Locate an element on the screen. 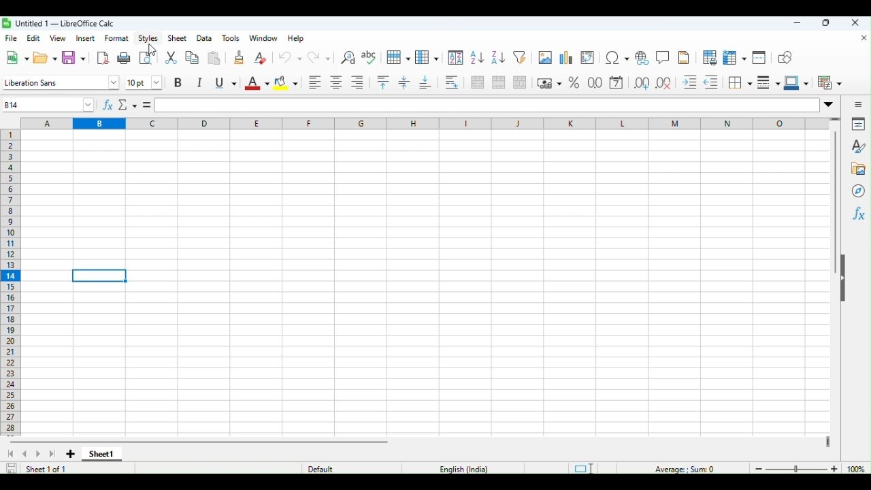 The image size is (871, 490). Untitled 1 - LibreOffice Calc is located at coordinates (59, 22).